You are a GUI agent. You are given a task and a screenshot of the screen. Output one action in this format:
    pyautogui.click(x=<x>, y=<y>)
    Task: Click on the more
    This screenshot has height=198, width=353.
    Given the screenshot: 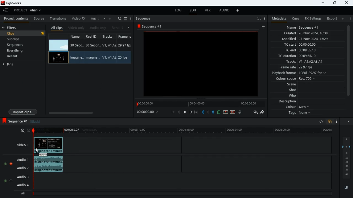 What is the action you would take?
    pyautogui.click(x=350, y=18)
    